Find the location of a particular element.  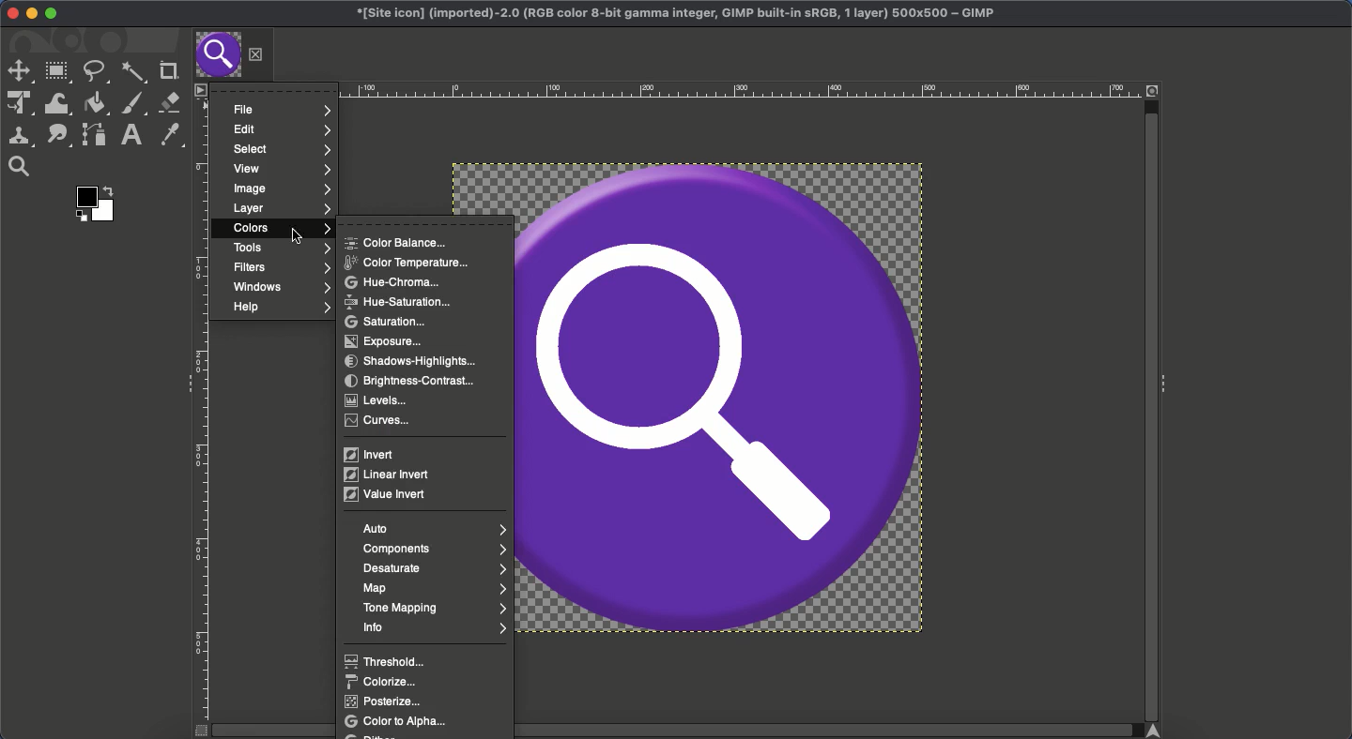

Fill color is located at coordinates (94, 104).